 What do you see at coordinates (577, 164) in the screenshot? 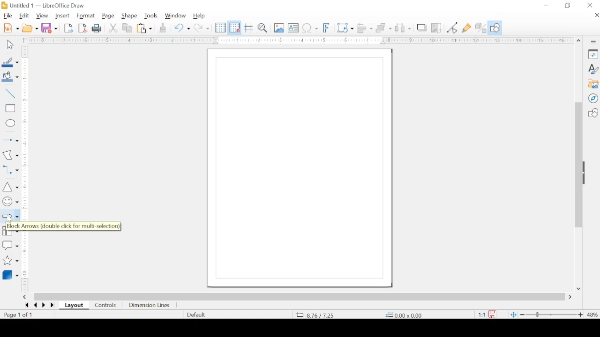
I see `scrolll box` at bounding box center [577, 164].